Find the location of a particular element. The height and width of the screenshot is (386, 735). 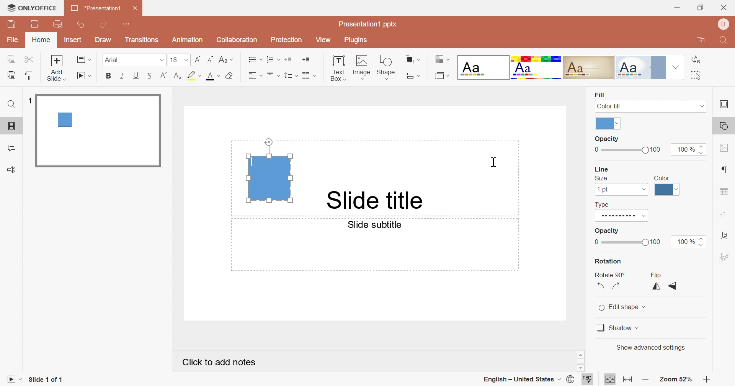

13 is located at coordinates (179, 60).